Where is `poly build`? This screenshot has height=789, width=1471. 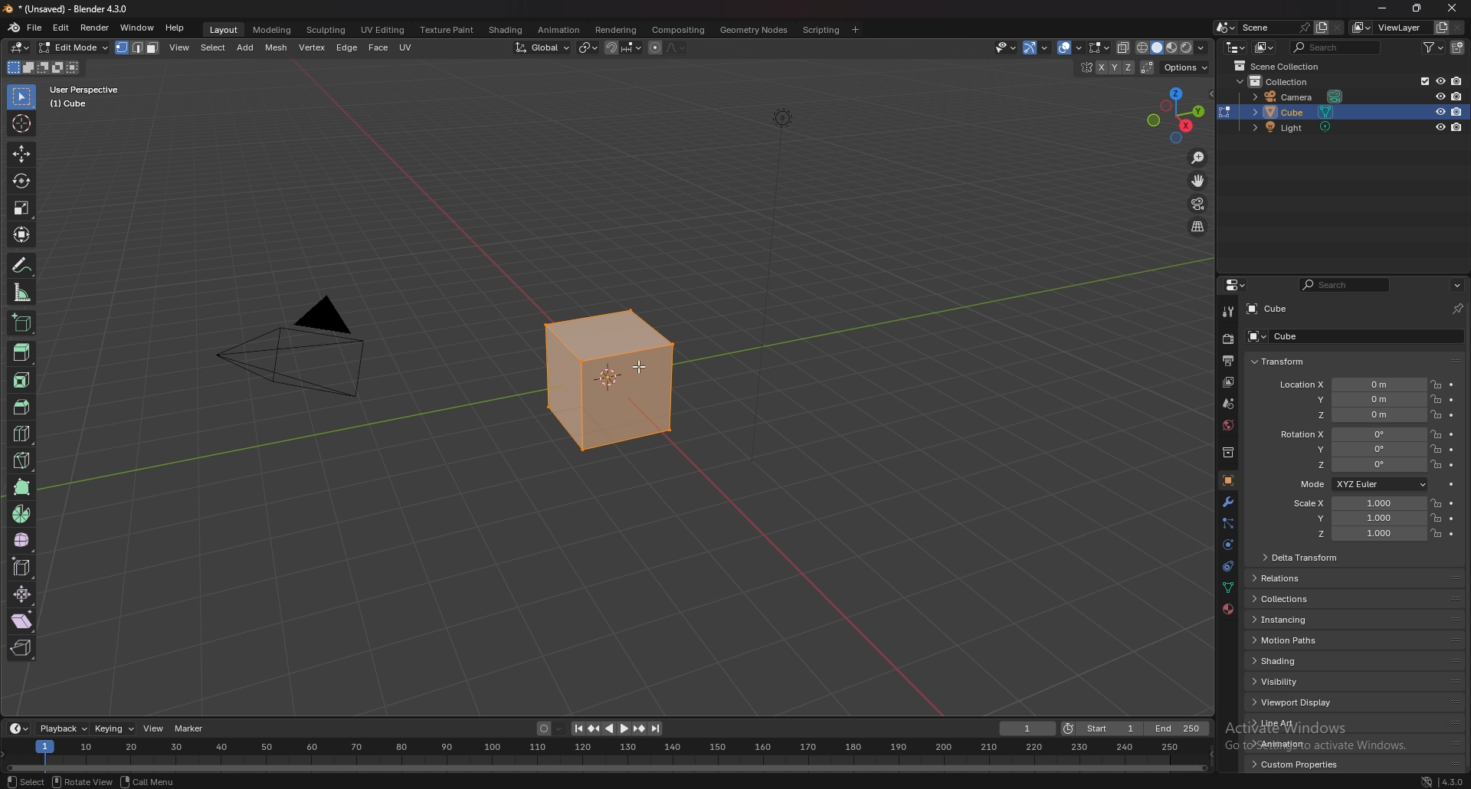
poly build is located at coordinates (22, 486).